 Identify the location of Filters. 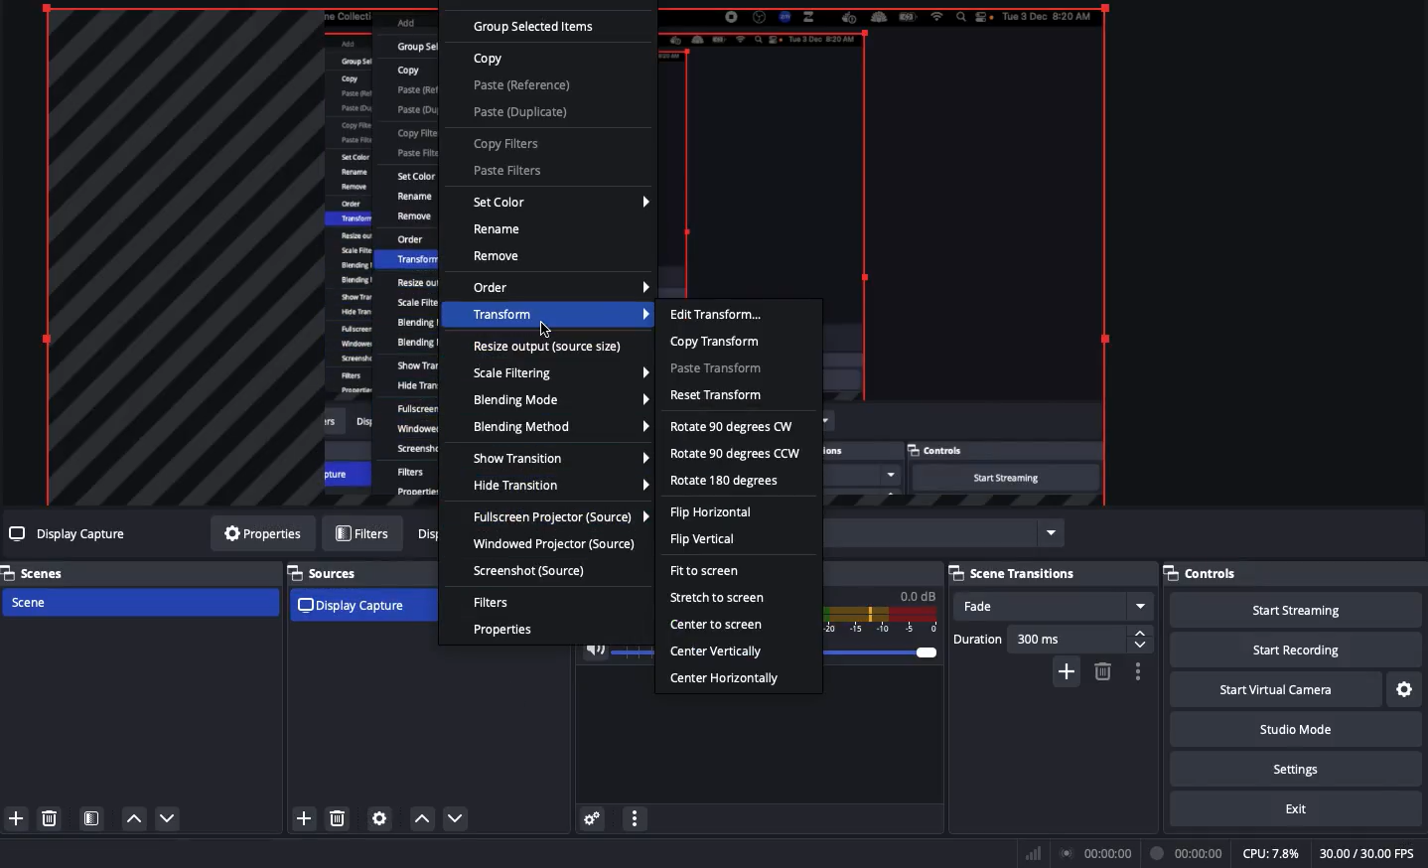
(493, 602).